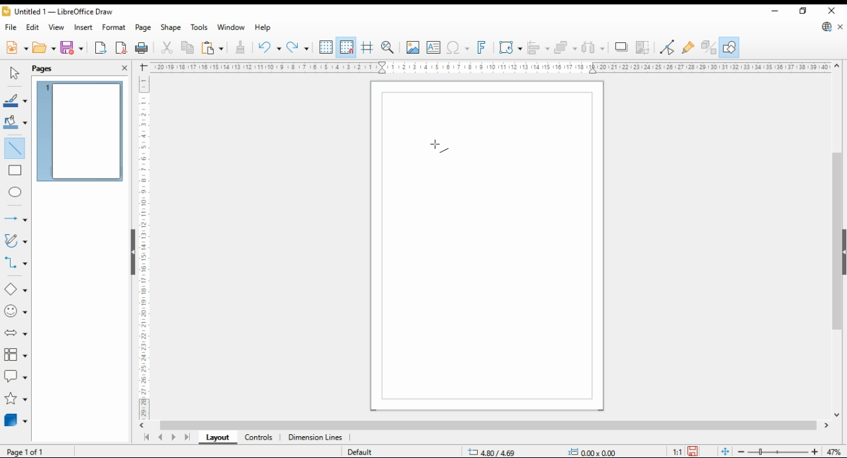 The width and height of the screenshot is (847, 458). I want to click on zoom factor, so click(835, 452).